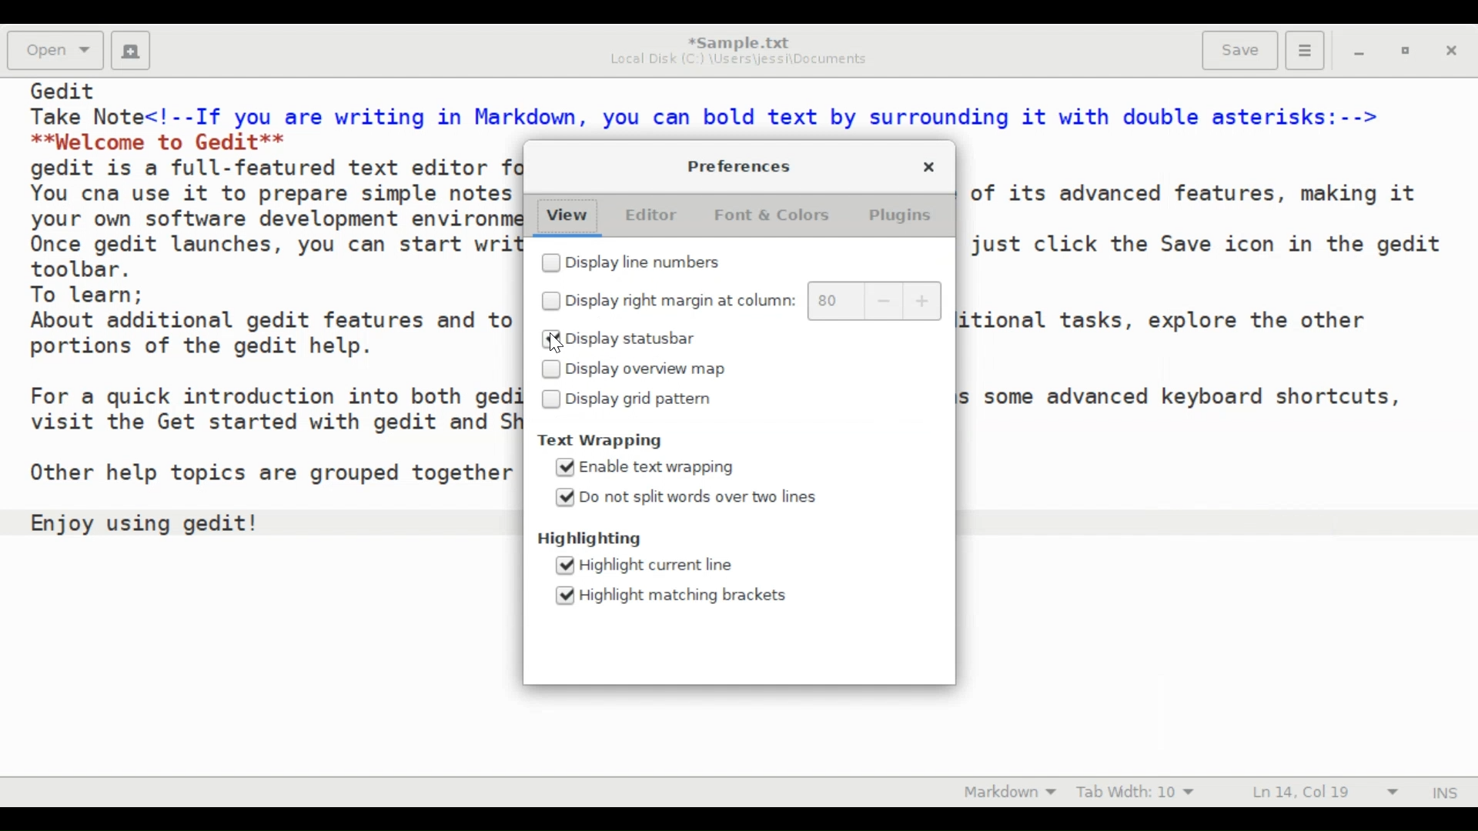 The width and height of the screenshot is (1478, 831). I want to click on (un)select Display statusbar, so click(623, 339).